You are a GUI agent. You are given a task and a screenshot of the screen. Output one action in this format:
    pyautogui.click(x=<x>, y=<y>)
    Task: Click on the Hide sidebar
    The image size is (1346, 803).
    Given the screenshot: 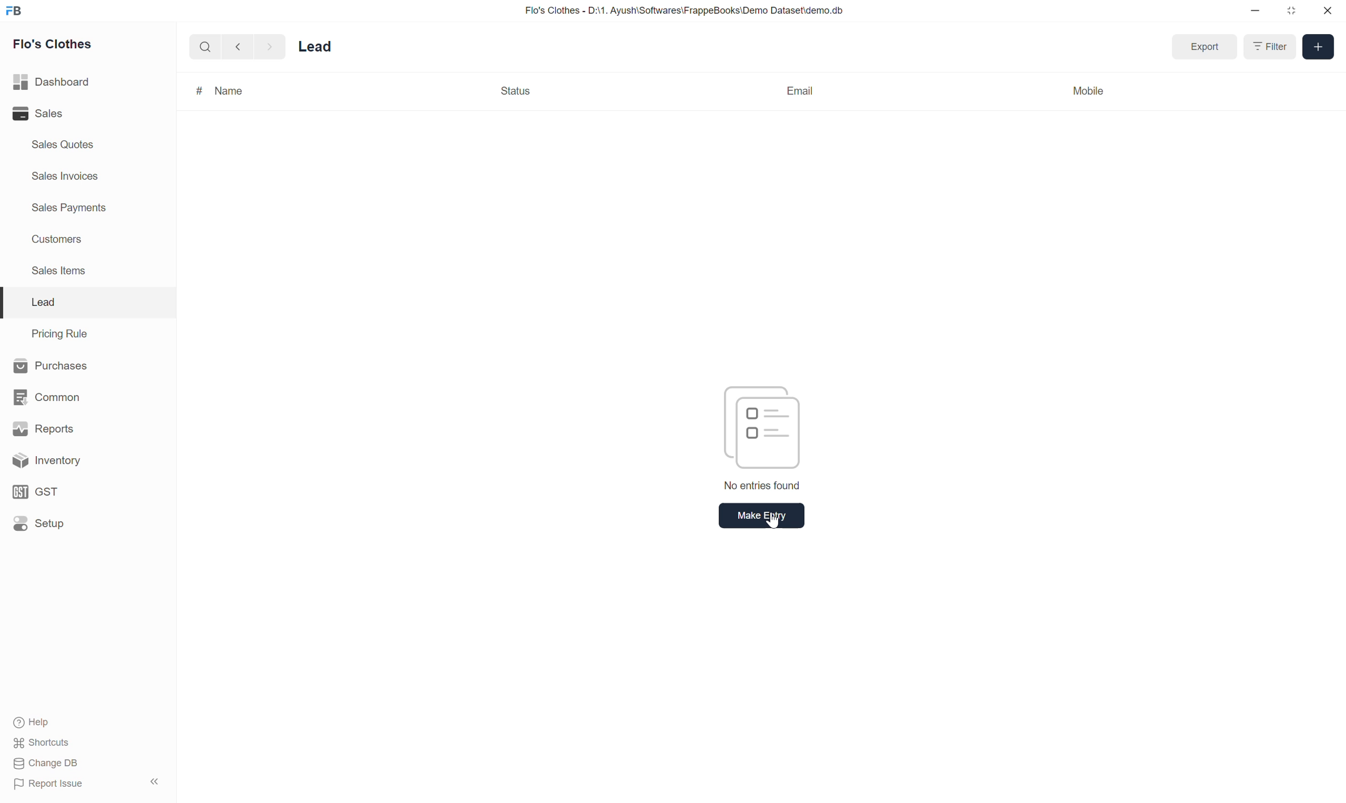 What is the action you would take?
    pyautogui.click(x=156, y=782)
    